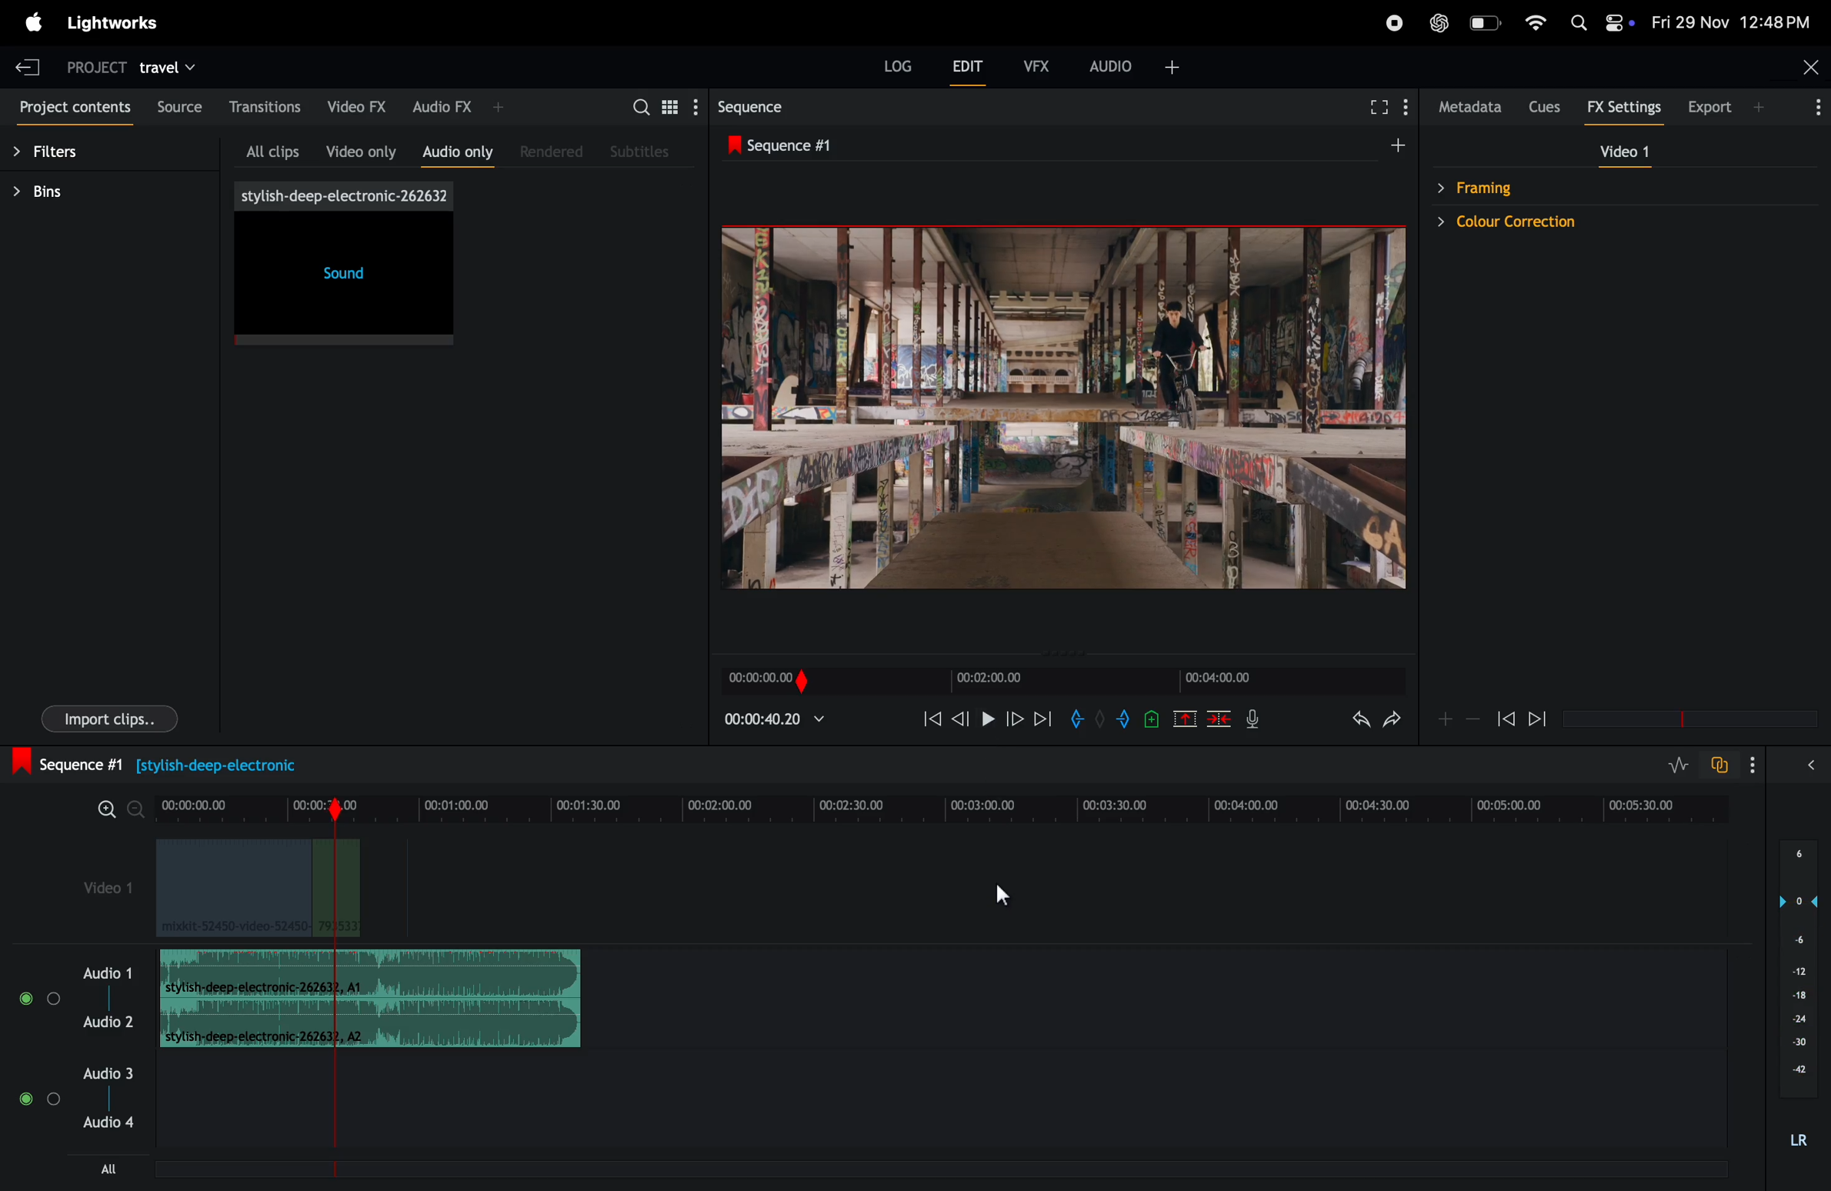 Image resolution: width=1831 pixels, height=1191 pixels. Describe the element at coordinates (112, 808) in the screenshot. I see `zoom in zoom out` at that location.